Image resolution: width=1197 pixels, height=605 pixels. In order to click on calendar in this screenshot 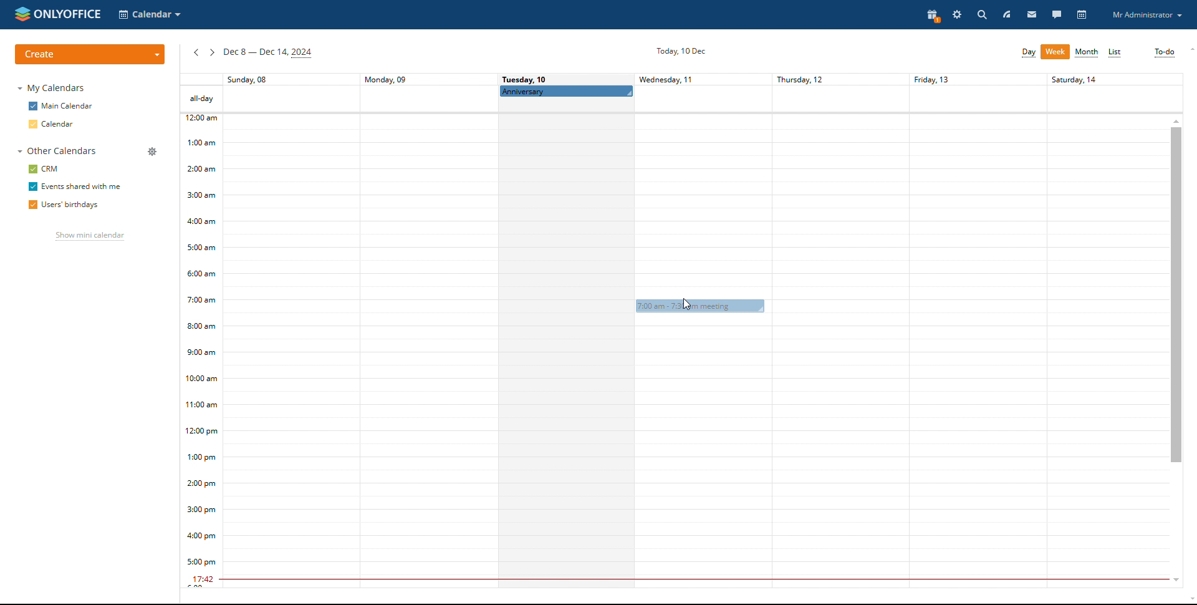, I will do `click(53, 123)`.